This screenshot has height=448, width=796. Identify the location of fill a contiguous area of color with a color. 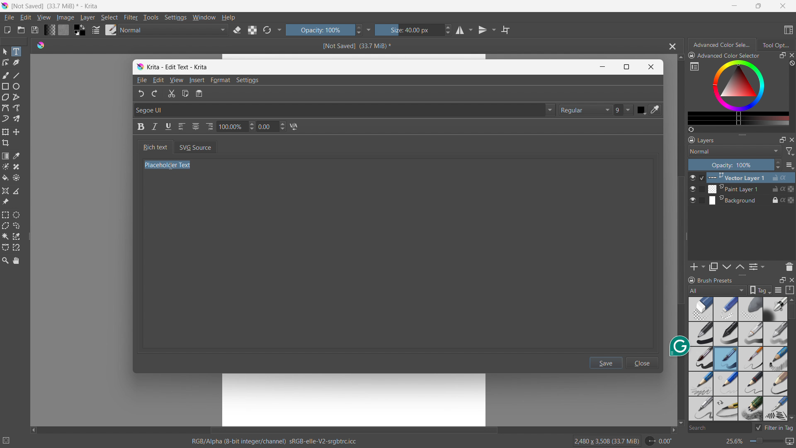
(5, 178).